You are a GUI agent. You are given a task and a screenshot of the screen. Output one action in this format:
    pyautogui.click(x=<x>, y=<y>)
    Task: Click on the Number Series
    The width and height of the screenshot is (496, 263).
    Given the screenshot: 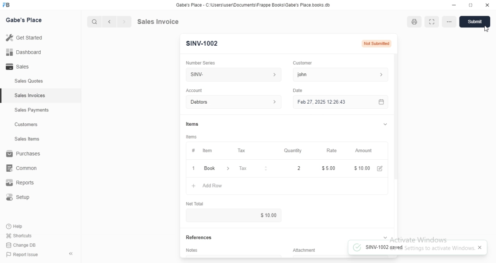 What is the action you would take?
    pyautogui.click(x=203, y=62)
    